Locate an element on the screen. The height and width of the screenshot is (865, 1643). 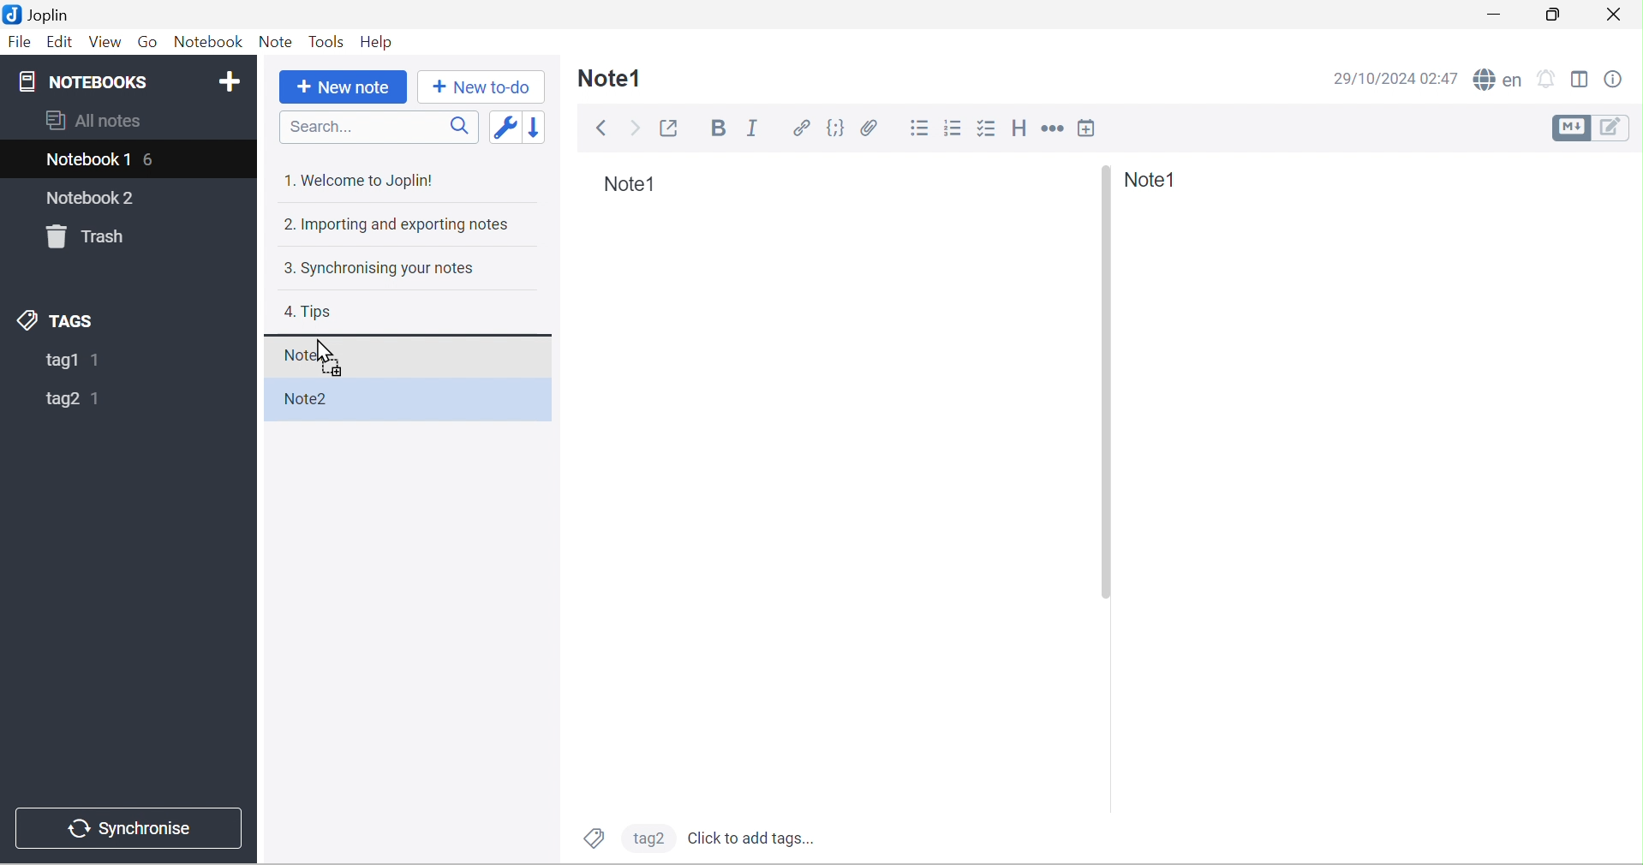
Toggle editor layout is located at coordinates (1581, 76).